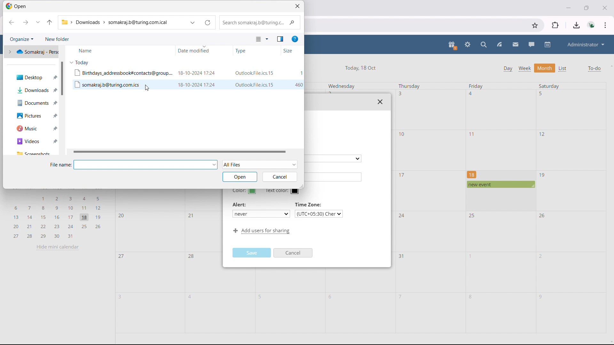  What do you see at coordinates (31, 116) in the screenshot?
I see `Pictures` at bounding box center [31, 116].